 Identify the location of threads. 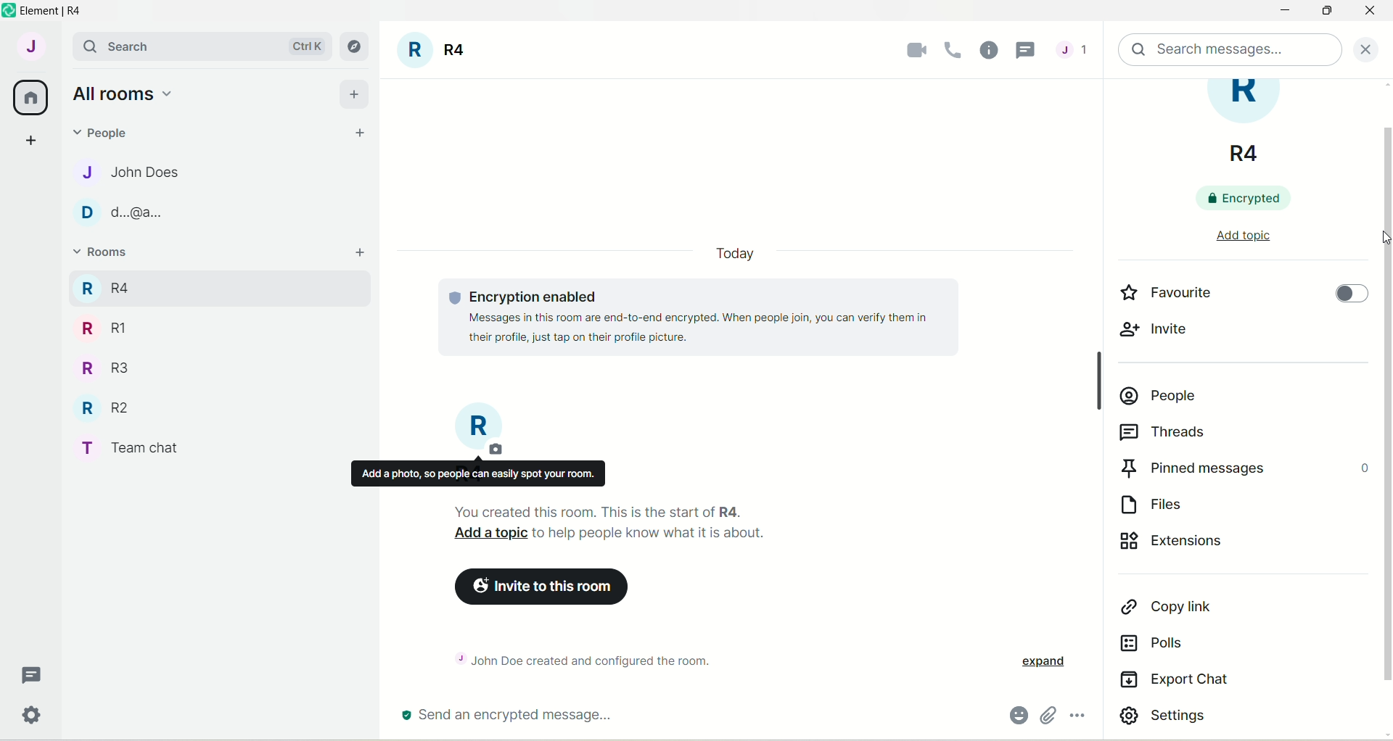
(33, 676).